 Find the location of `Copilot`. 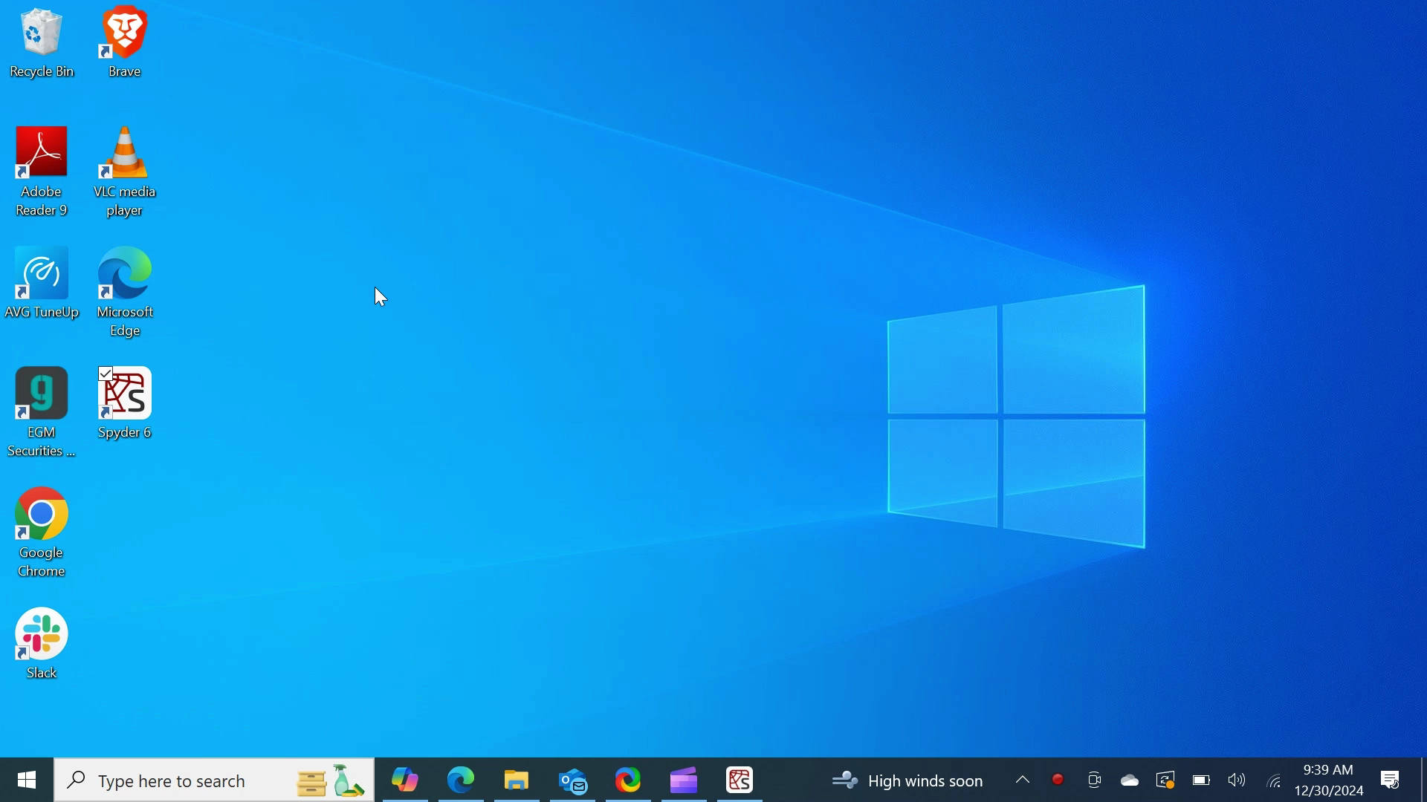

Copilot is located at coordinates (405, 779).